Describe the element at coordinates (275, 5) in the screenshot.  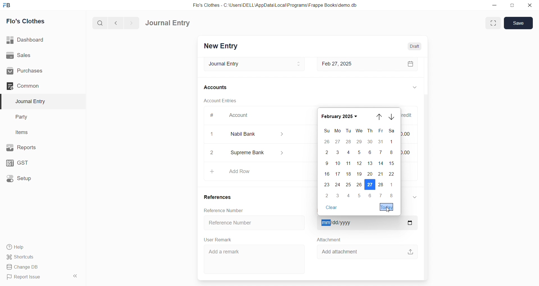
I see `Flo's Clothes - C:\Users\DELL\AppData\Local\Programs\Frappe Books\demo.db` at that location.